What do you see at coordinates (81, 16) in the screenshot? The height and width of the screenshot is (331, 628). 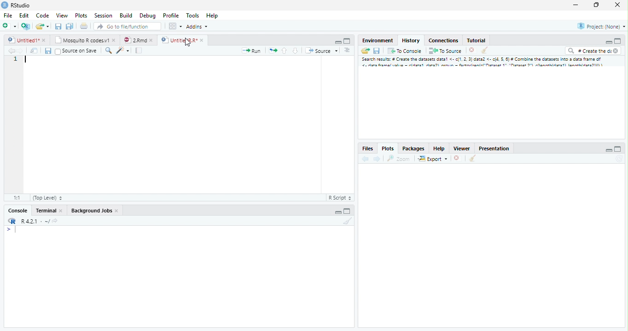 I see `Plots` at bounding box center [81, 16].